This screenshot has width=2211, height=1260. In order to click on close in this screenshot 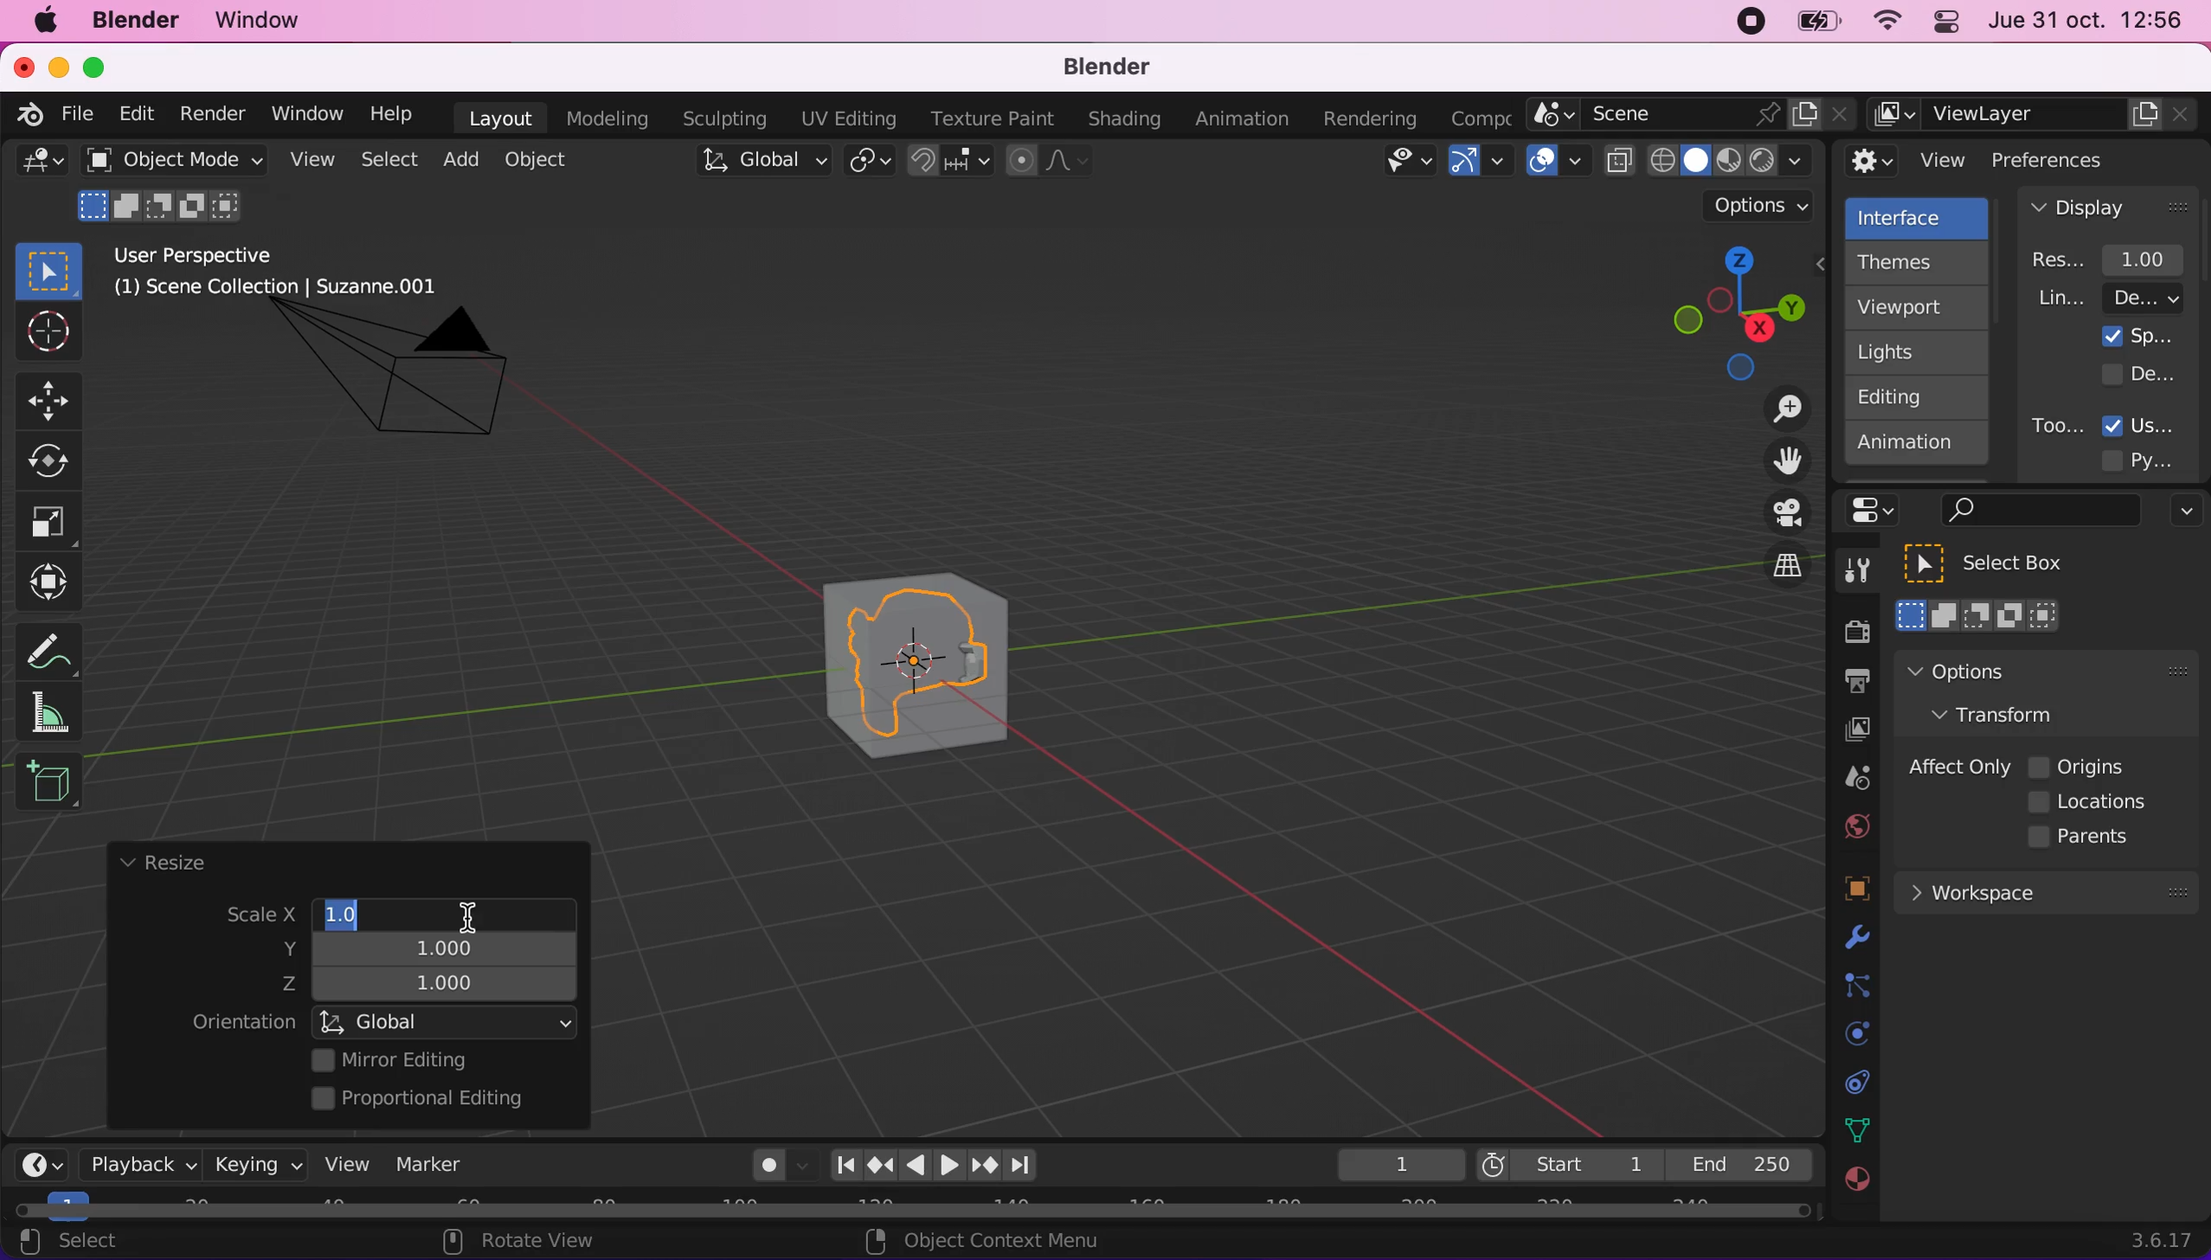, I will do `click(22, 66)`.